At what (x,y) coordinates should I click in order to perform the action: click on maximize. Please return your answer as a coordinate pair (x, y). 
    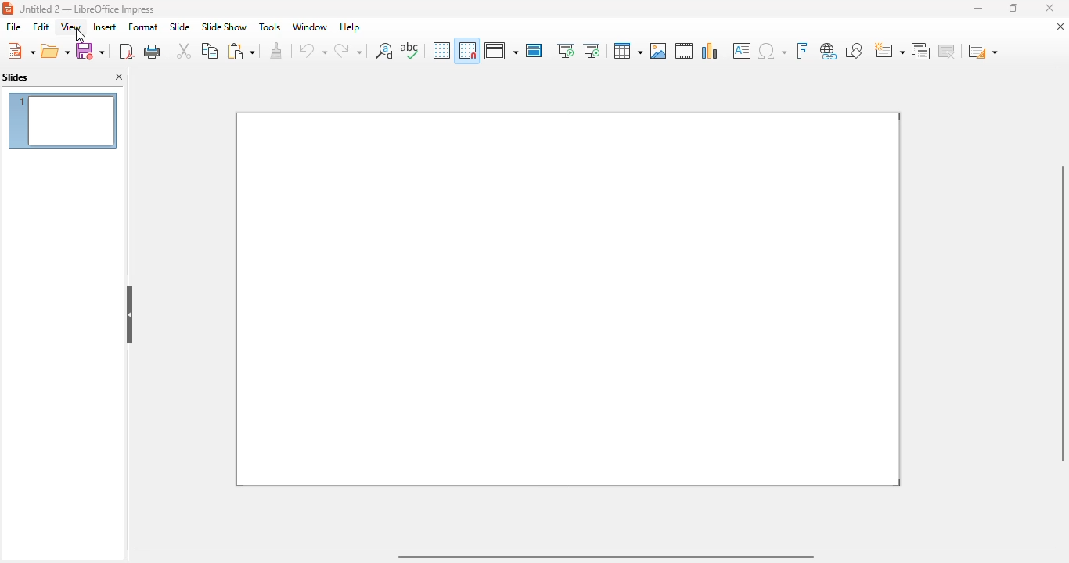
    Looking at the image, I should click on (1014, 8).